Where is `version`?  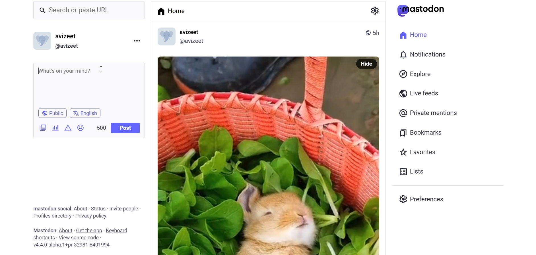 version is located at coordinates (74, 245).